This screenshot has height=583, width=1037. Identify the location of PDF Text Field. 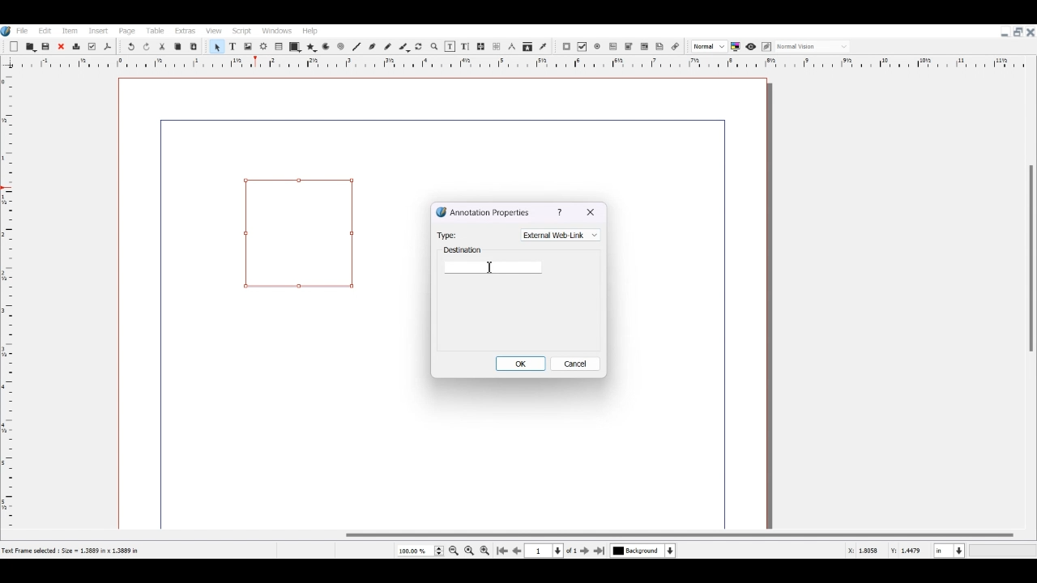
(613, 47).